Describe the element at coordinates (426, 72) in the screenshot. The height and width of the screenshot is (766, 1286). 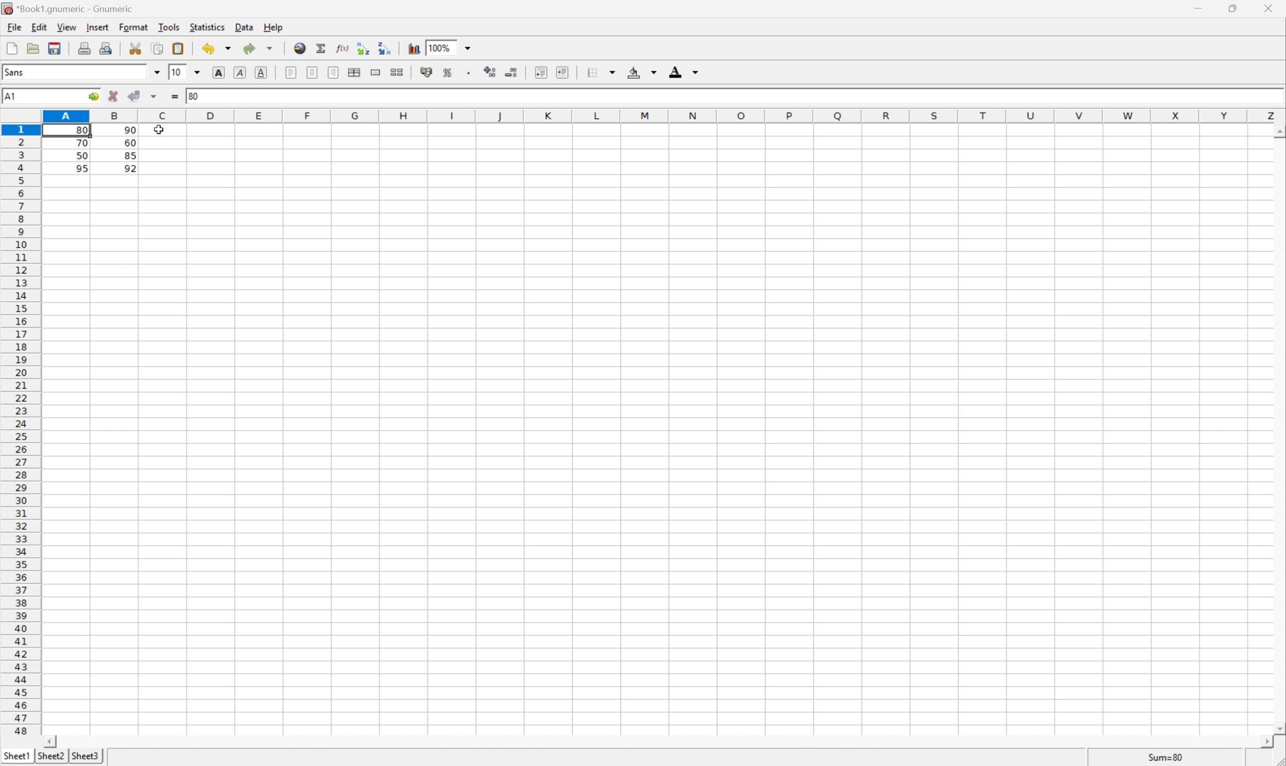
I see `Format the selection as accounting` at that location.